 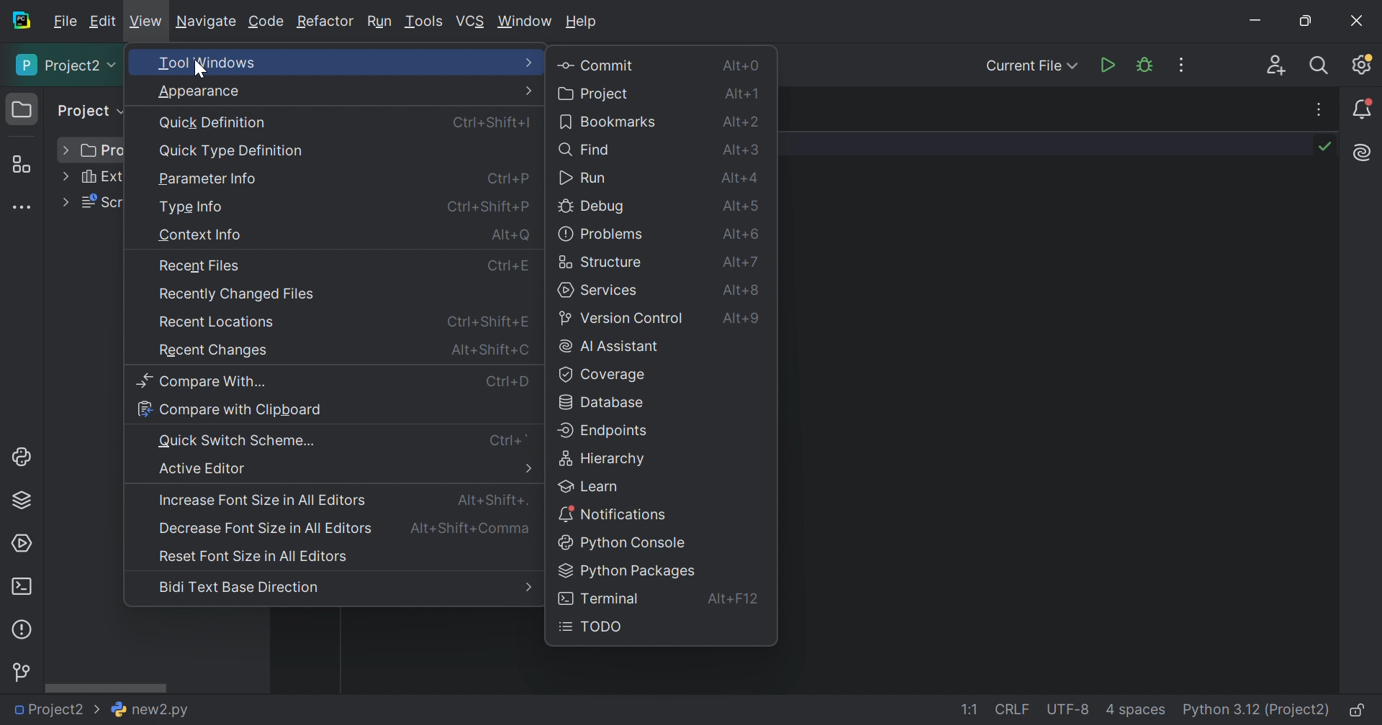 What do you see at coordinates (741, 233) in the screenshot?
I see `Alt+6` at bounding box center [741, 233].